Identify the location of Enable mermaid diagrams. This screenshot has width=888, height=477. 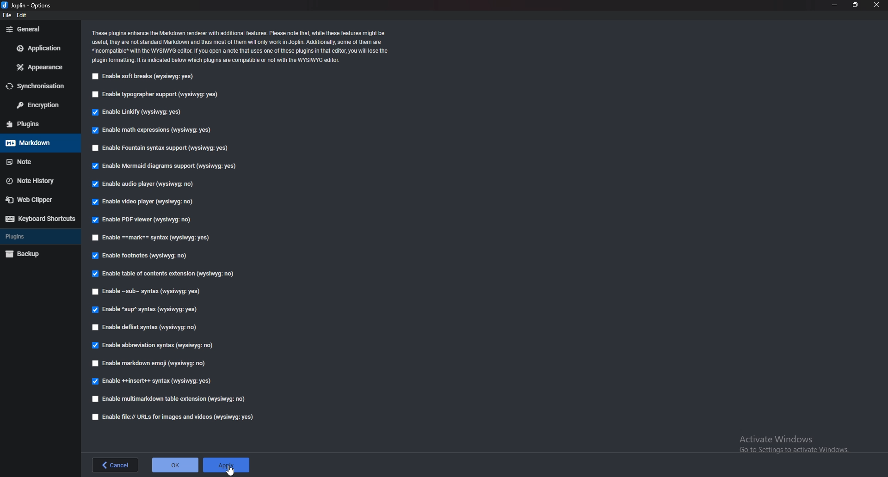
(163, 166).